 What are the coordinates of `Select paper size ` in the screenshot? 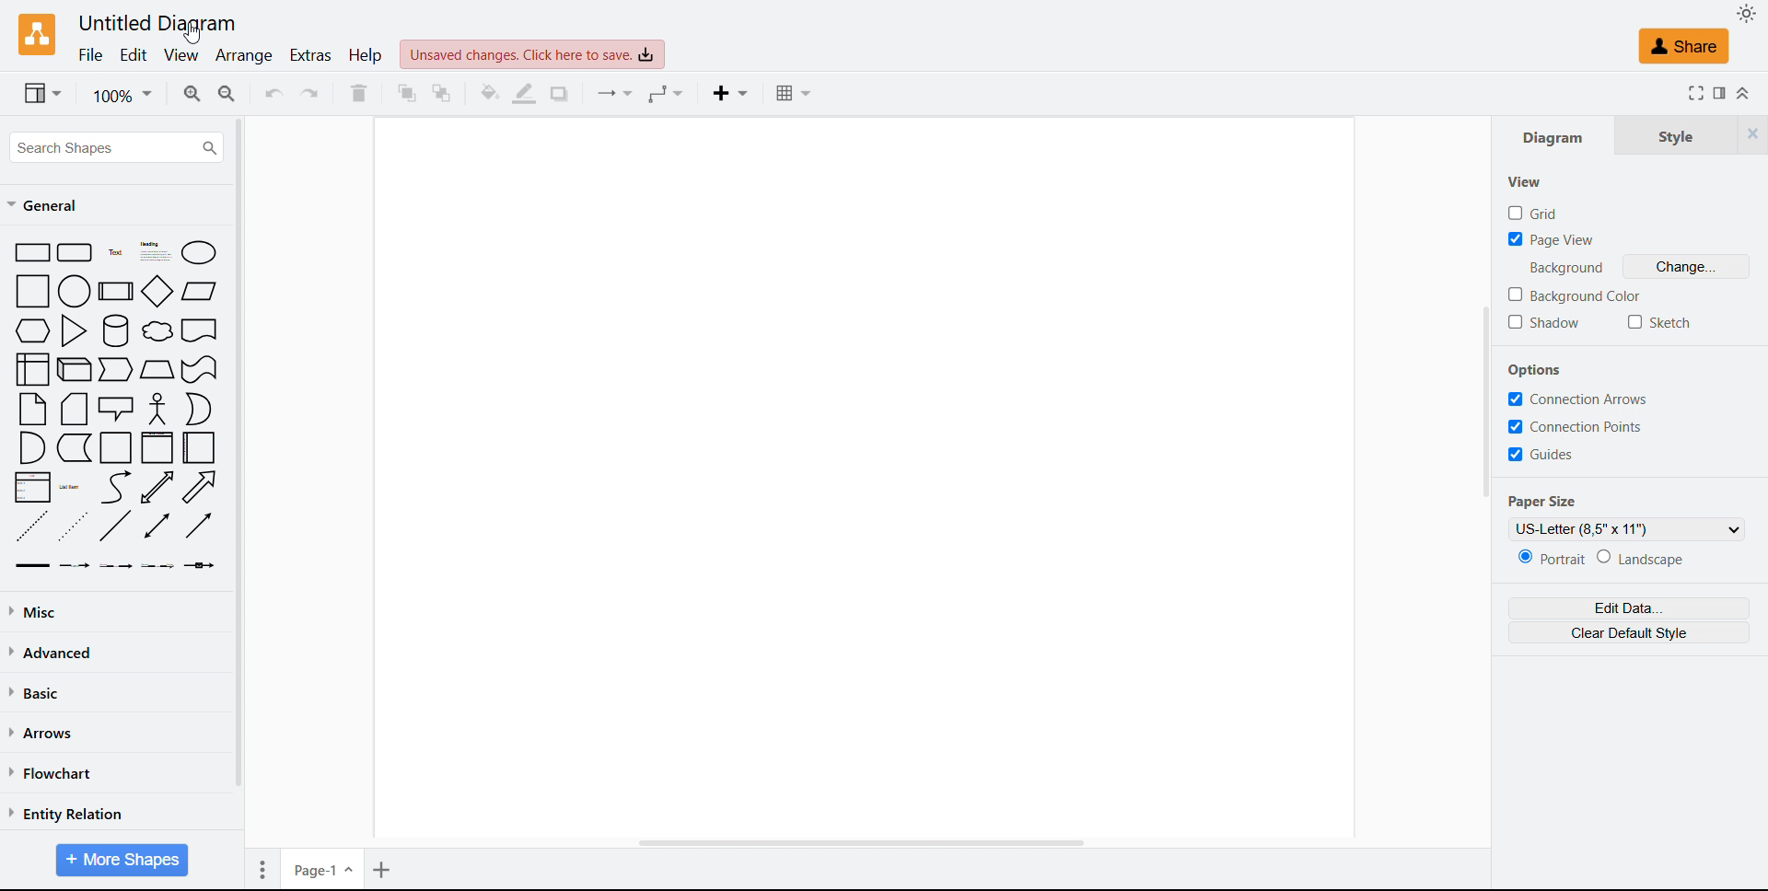 It's located at (1626, 528).